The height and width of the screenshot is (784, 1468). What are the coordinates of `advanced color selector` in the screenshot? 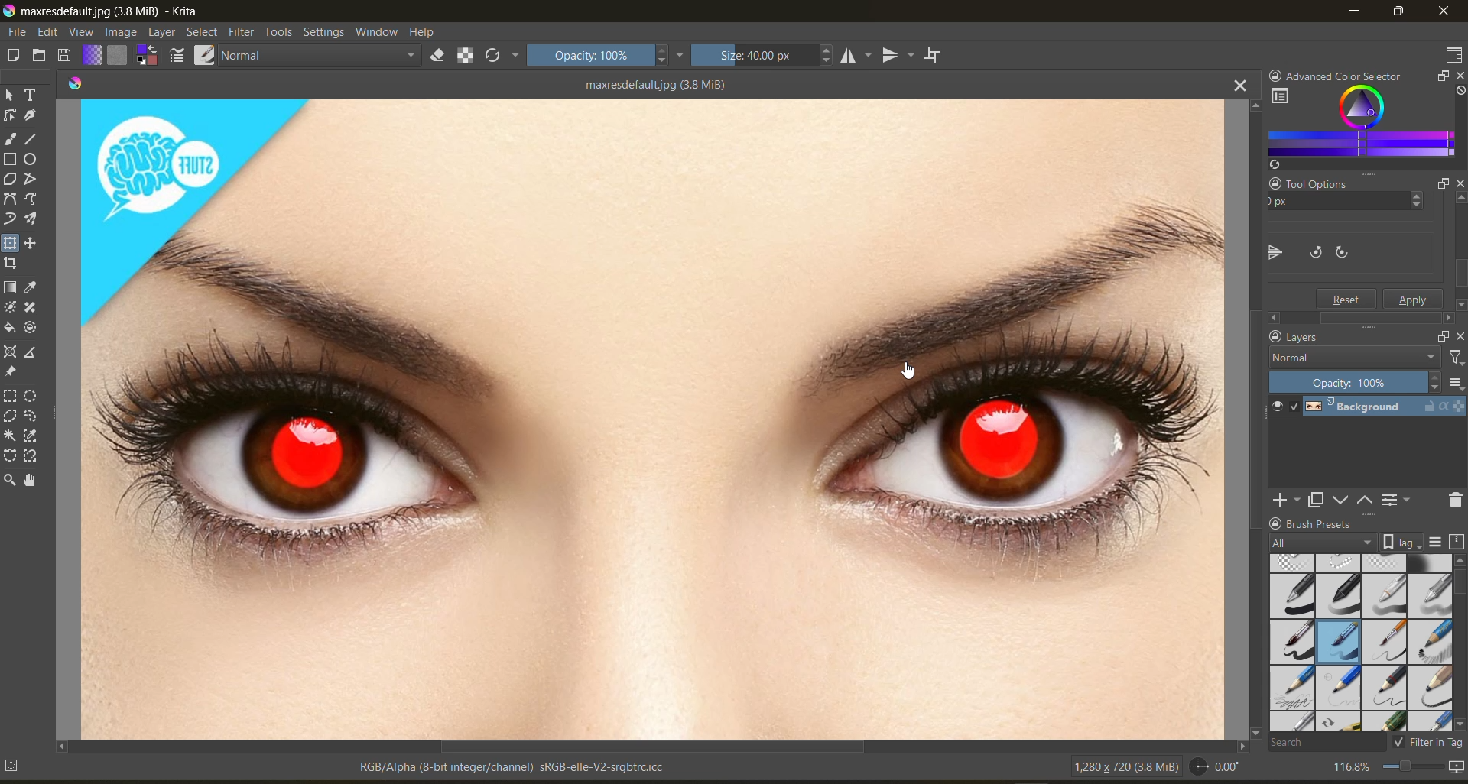 It's located at (1359, 127).